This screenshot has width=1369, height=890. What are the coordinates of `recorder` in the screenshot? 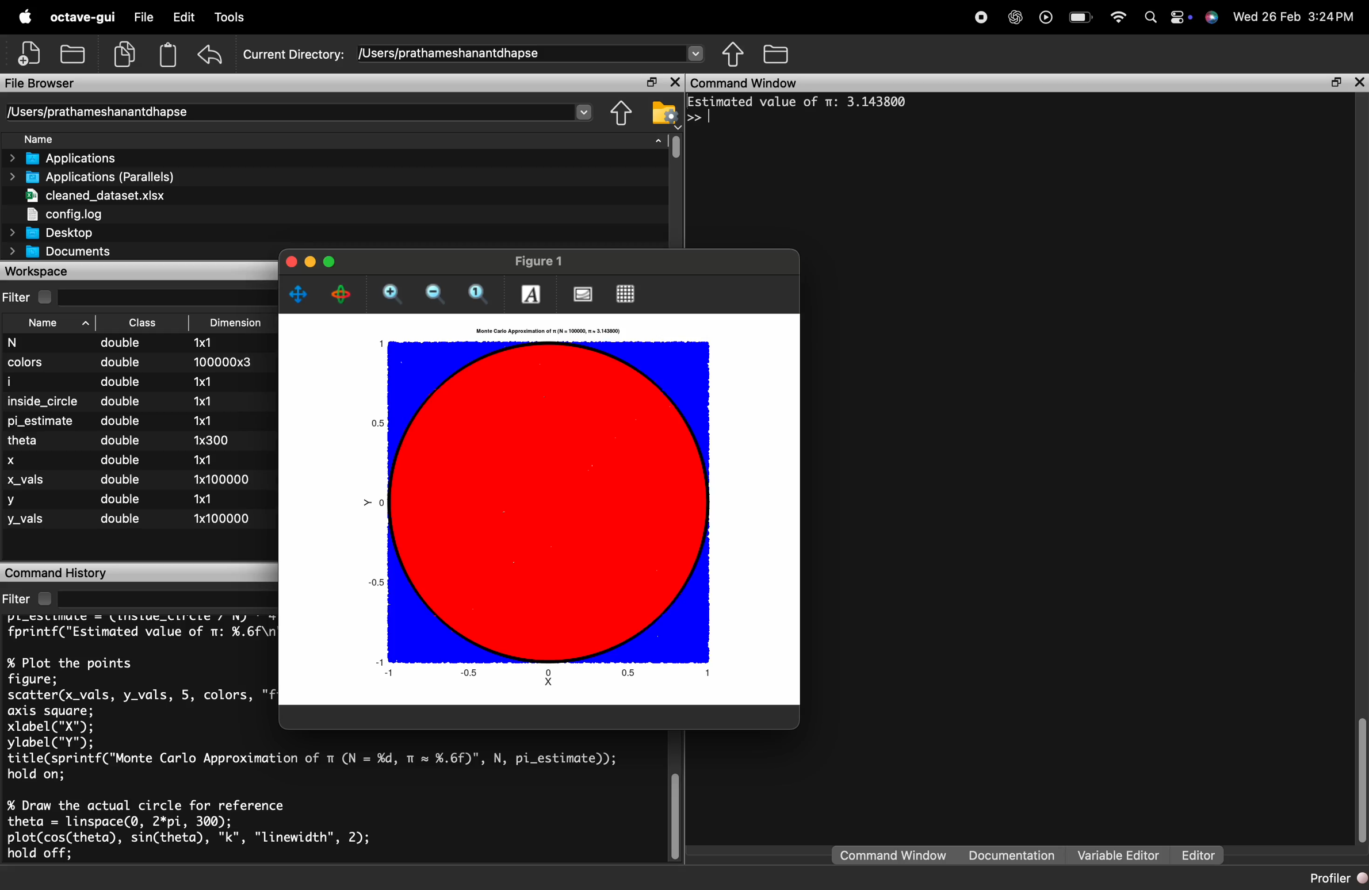 It's located at (979, 18).